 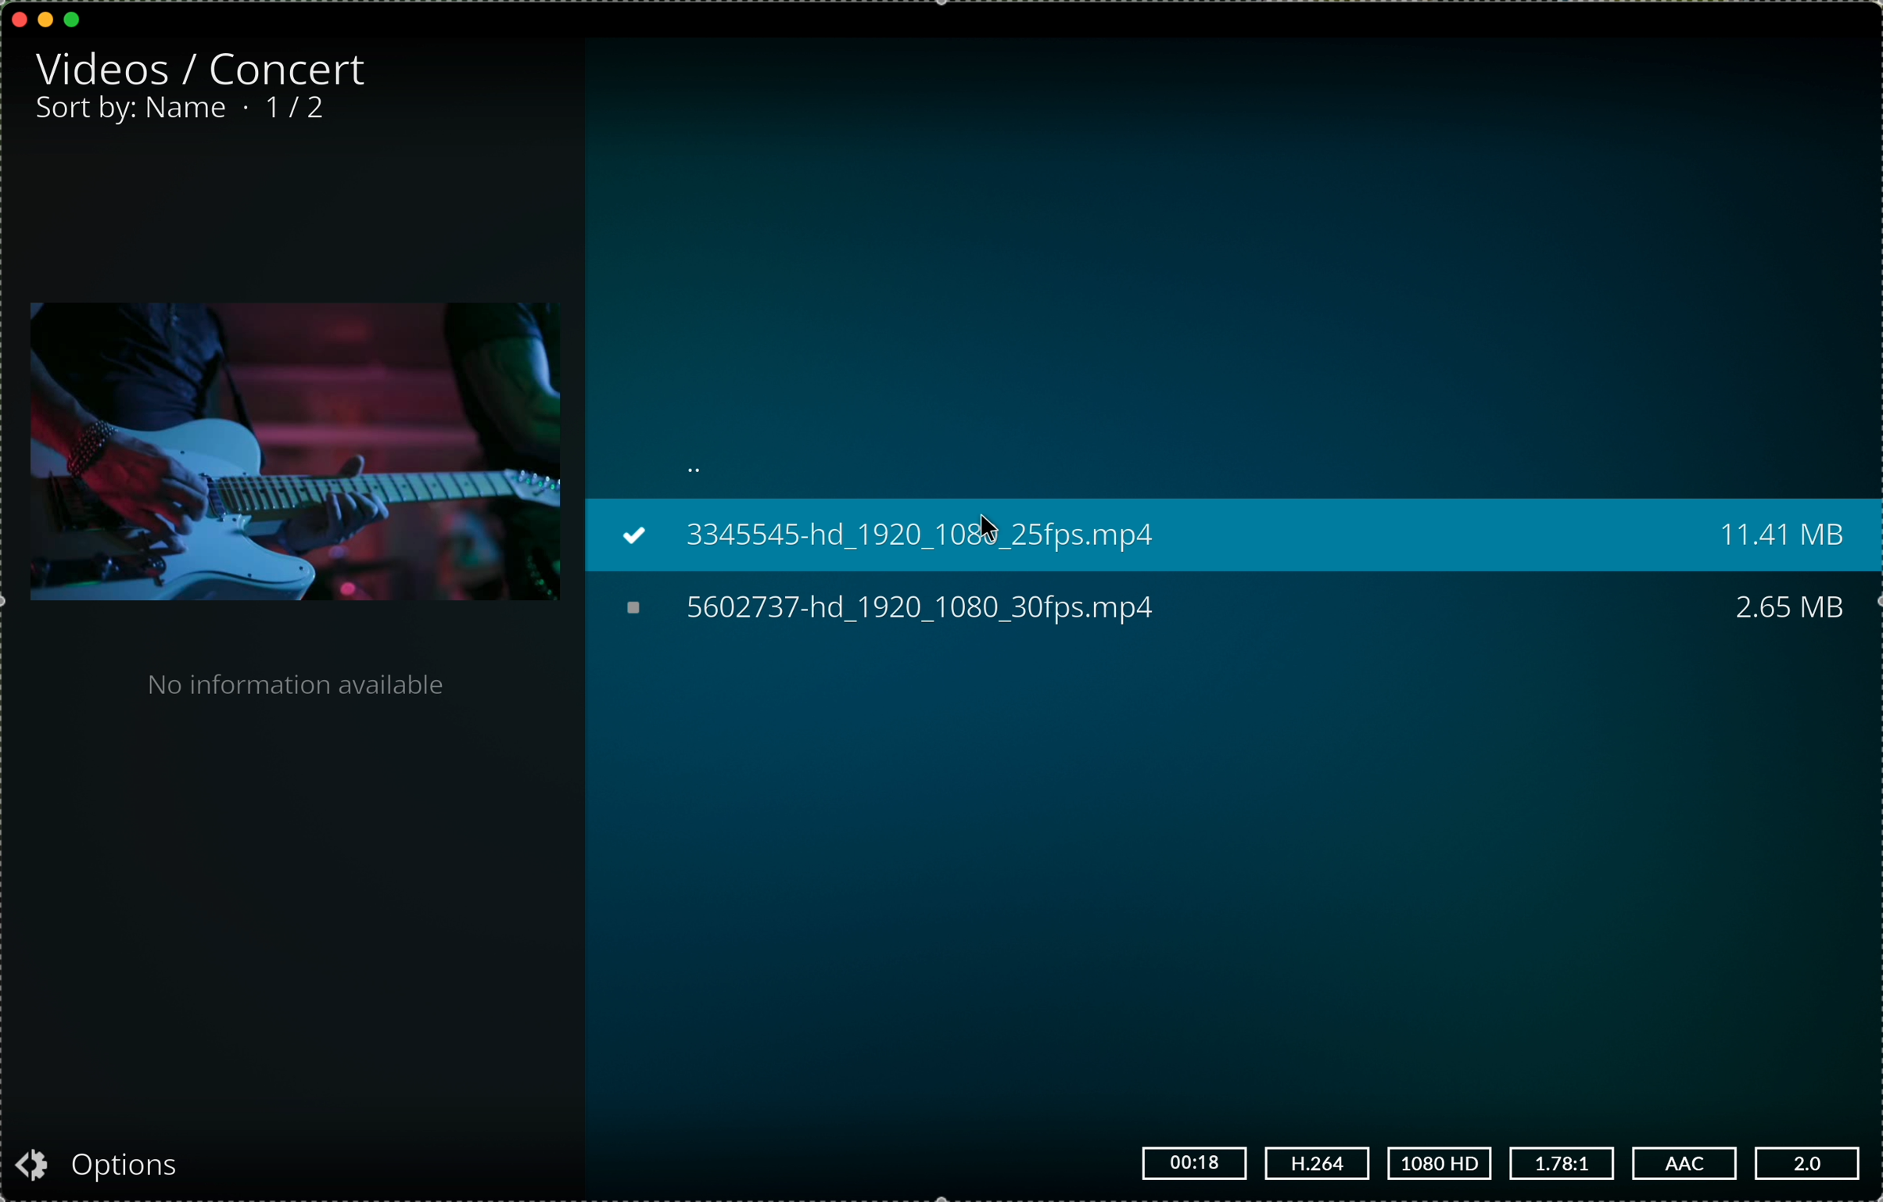 What do you see at coordinates (1196, 1161) in the screenshot?
I see `00:18` at bounding box center [1196, 1161].